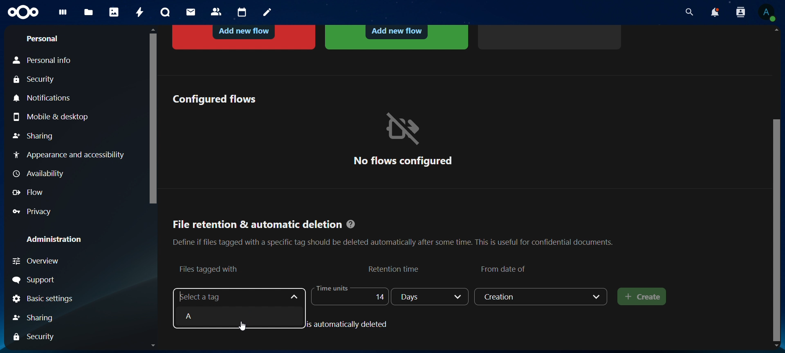 The width and height of the screenshot is (785, 353). Describe the element at coordinates (207, 297) in the screenshot. I see `select a tag` at that location.